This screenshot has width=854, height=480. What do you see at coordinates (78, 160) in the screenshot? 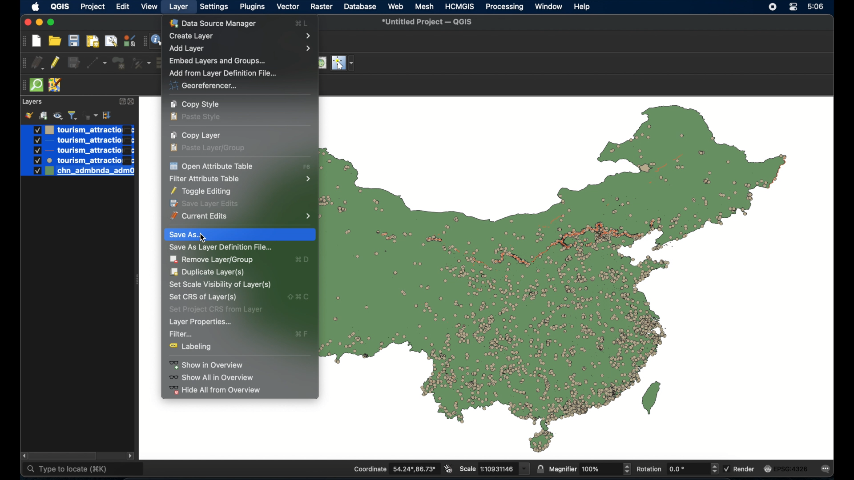
I see `layer 4` at bounding box center [78, 160].